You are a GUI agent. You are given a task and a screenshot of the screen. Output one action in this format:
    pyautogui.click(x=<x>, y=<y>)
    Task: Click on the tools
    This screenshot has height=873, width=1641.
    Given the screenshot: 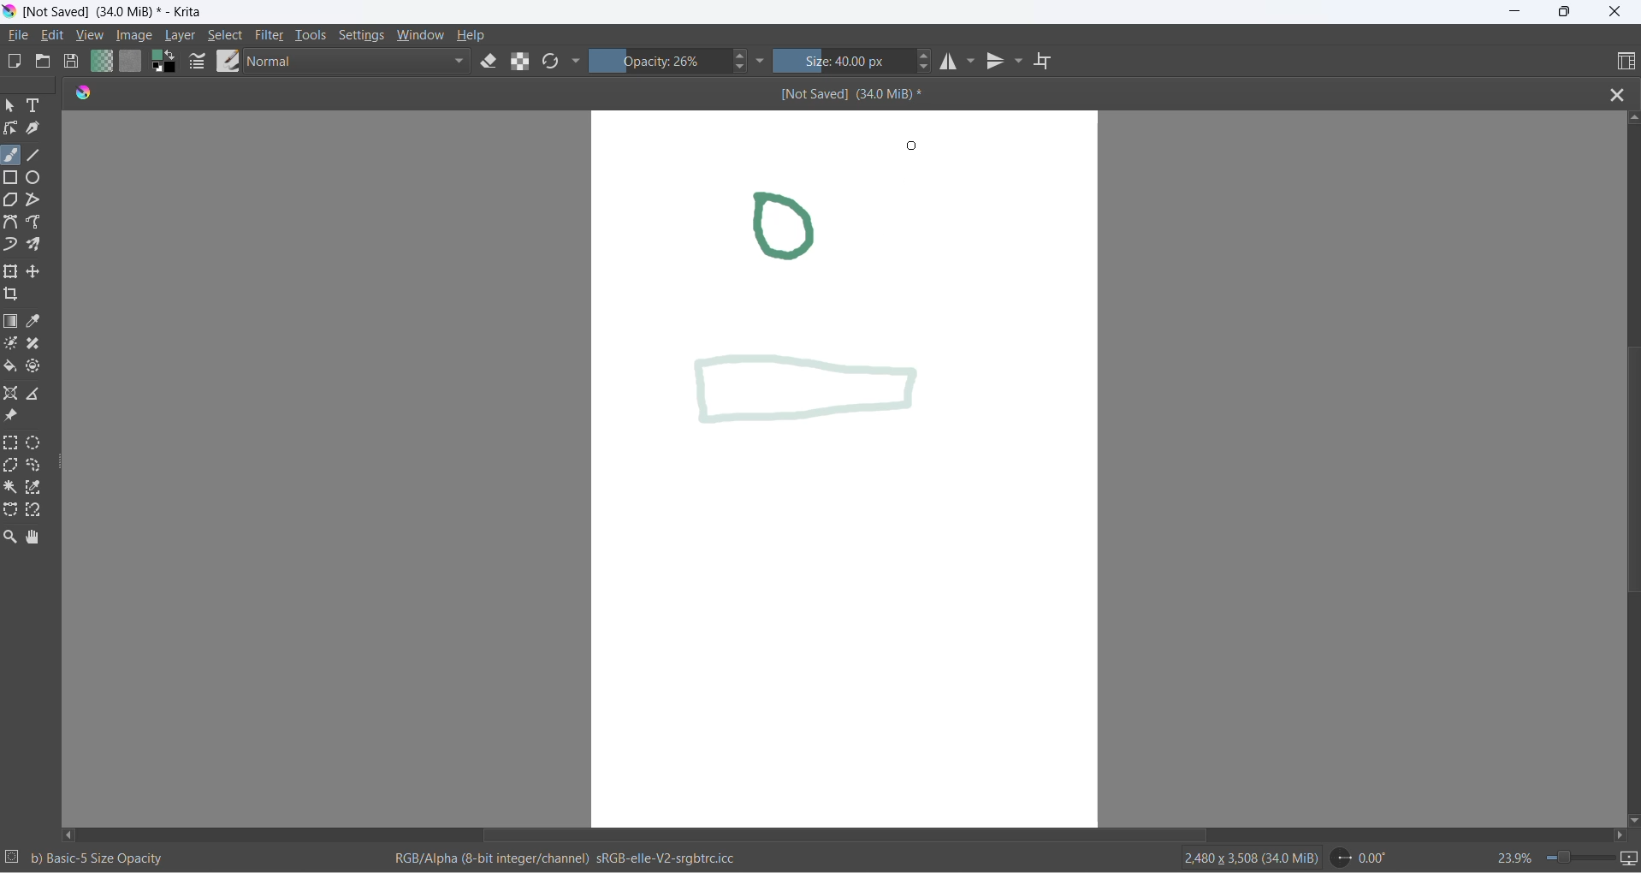 What is the action you would take?
    pyautogui.click(x=312, y=35)
    